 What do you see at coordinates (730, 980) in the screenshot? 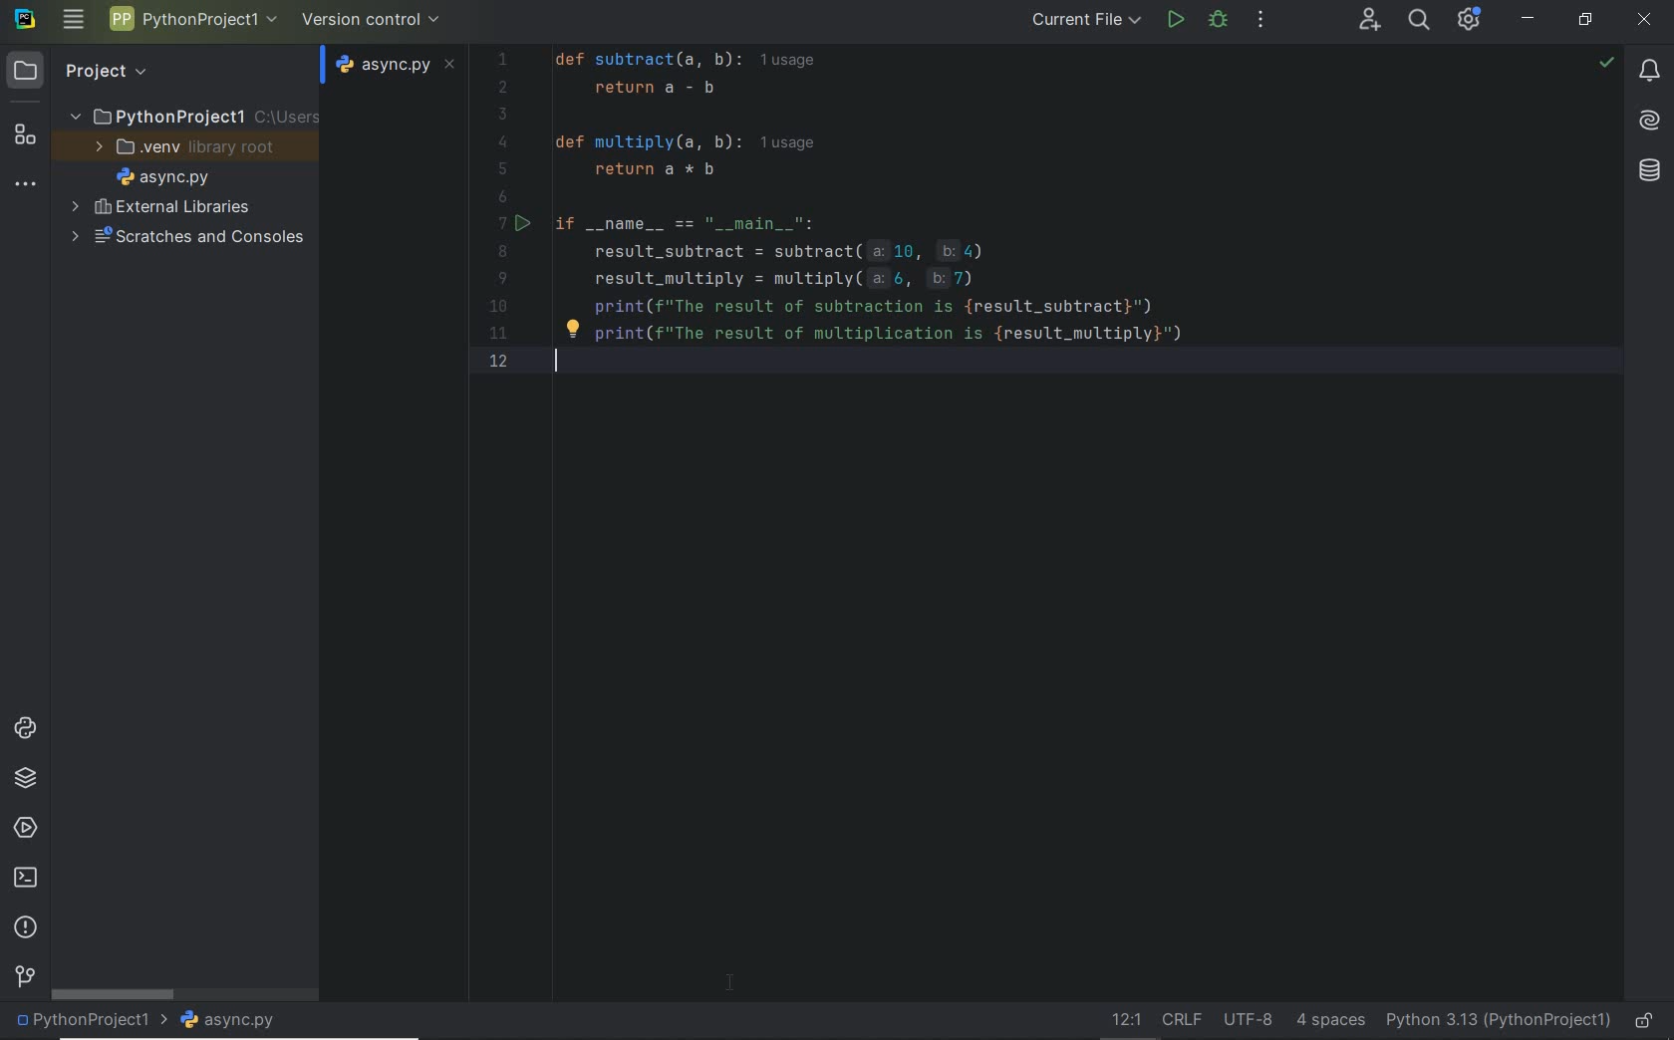
I see `Cursor Position` at bounding box center [730, 980].